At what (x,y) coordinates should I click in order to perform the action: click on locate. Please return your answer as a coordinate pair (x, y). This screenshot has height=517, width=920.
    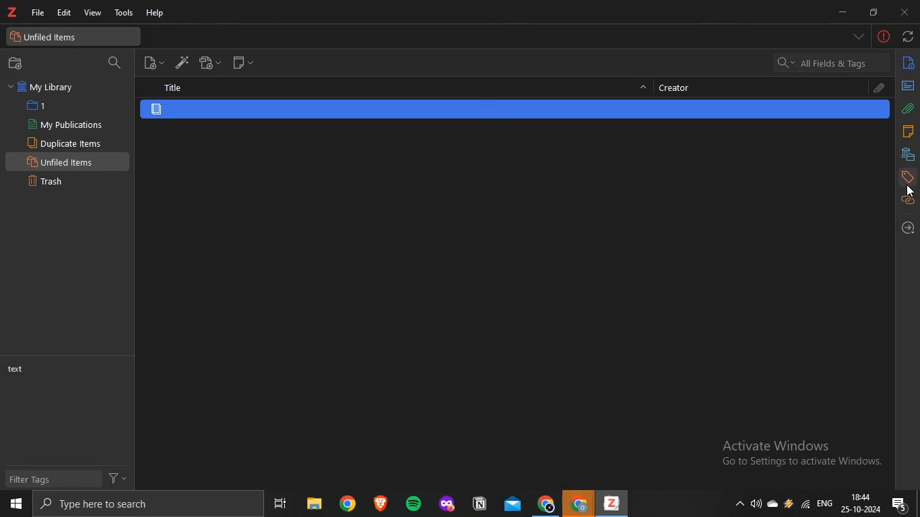
    Looking at the image, I should click on (908, 227).